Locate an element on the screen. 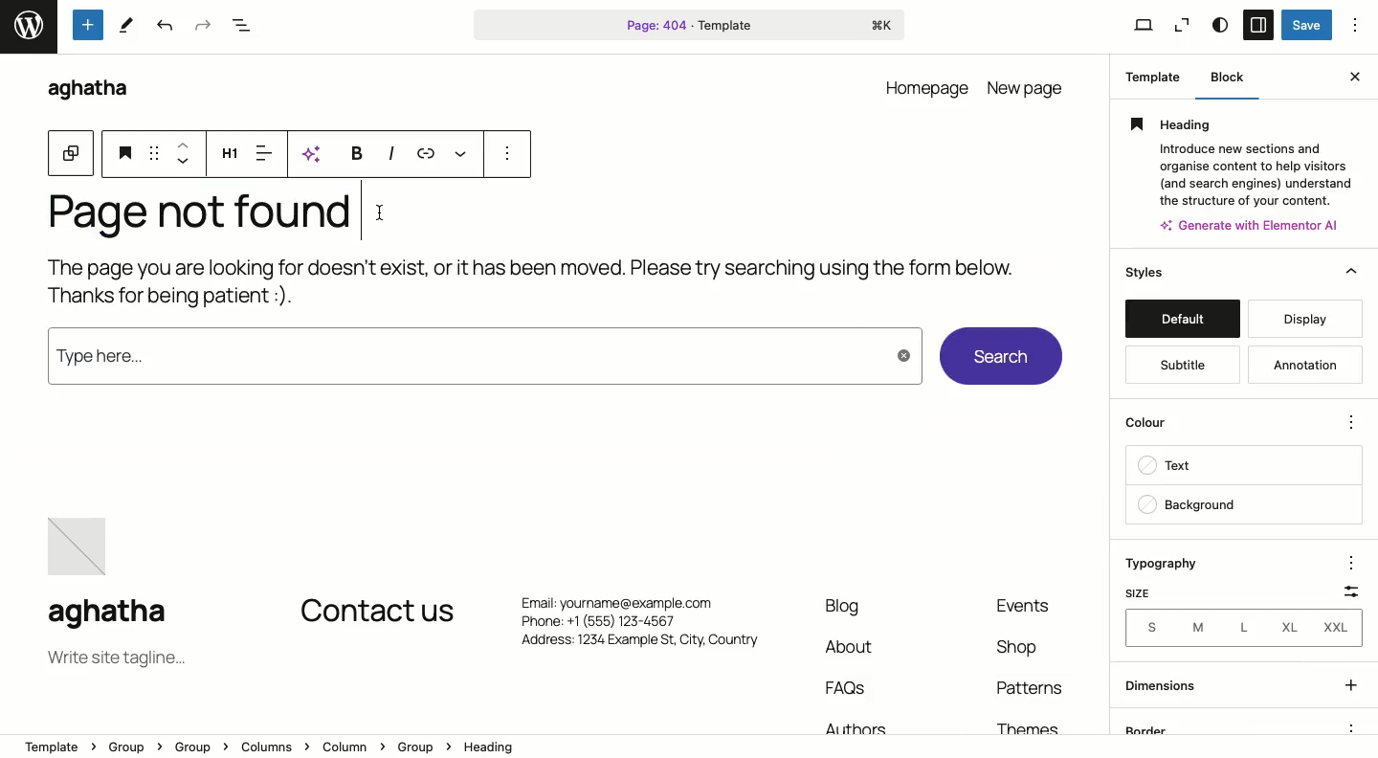  AI is located at coordinates (313, 153).